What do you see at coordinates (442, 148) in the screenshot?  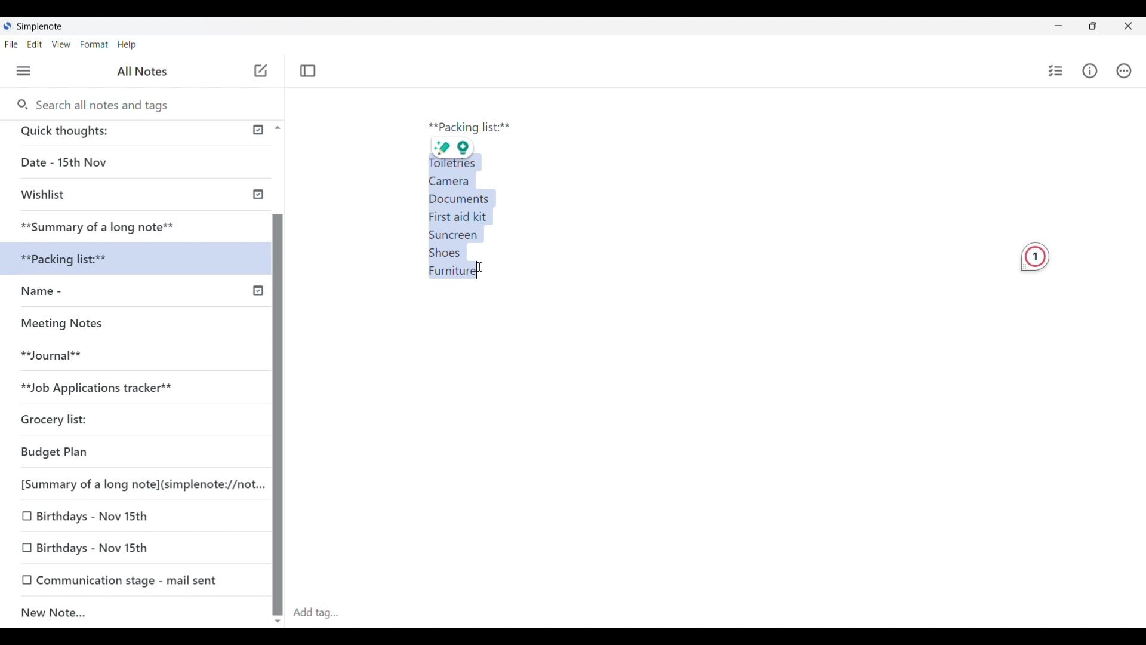 I see `sharp` at bounding box center [442, 148].